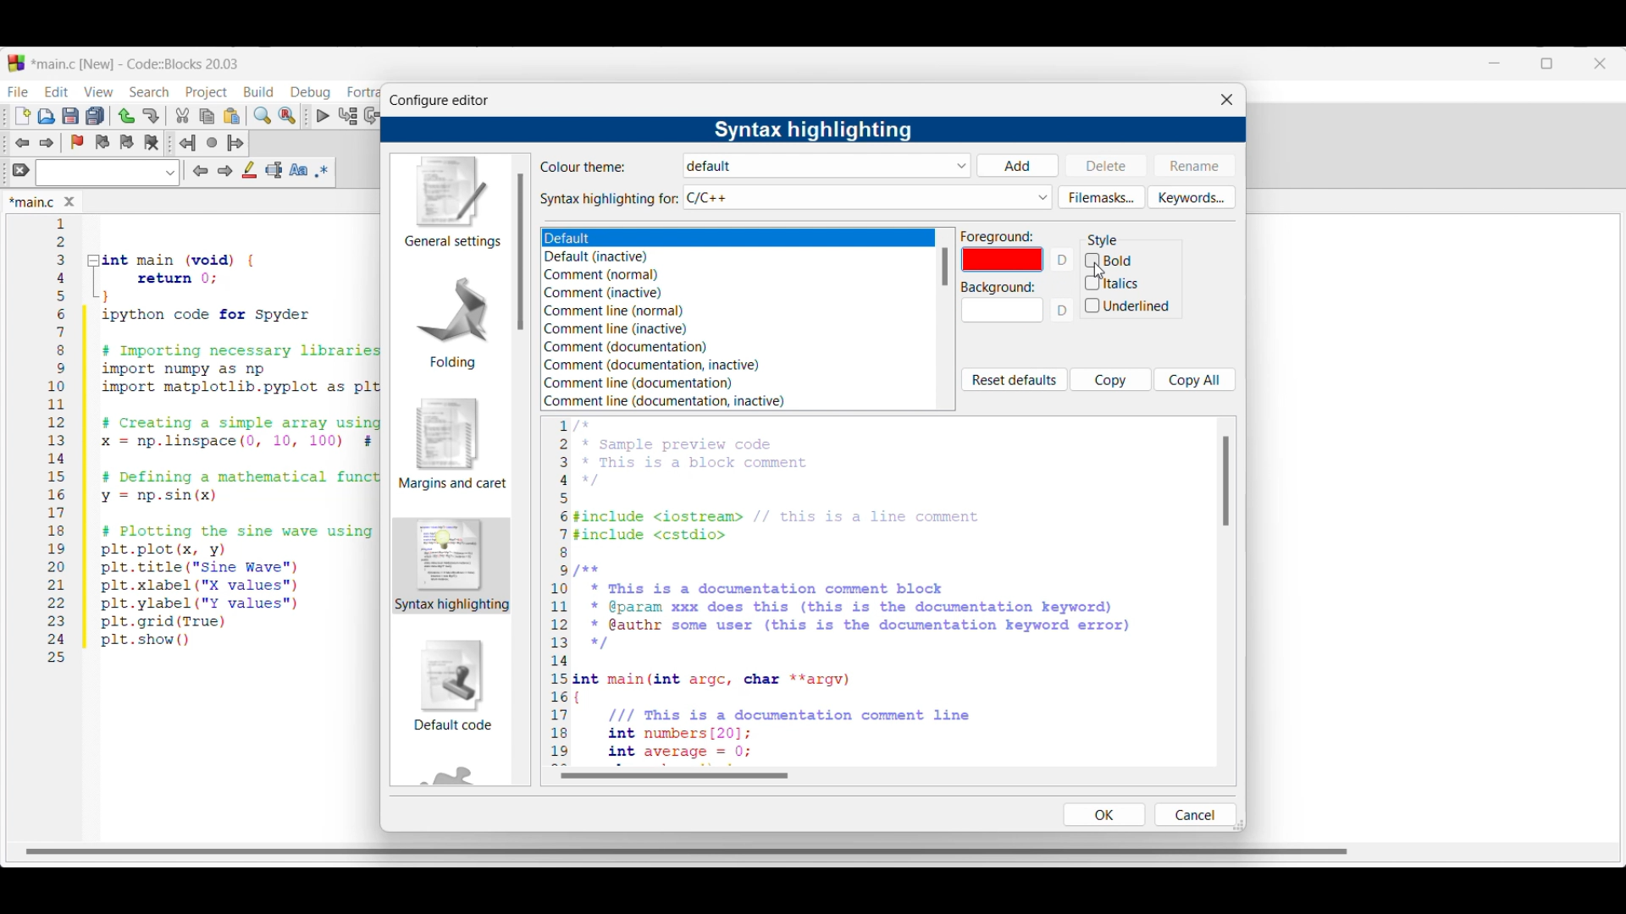  I want to click on Use regex, so click(322, 171).